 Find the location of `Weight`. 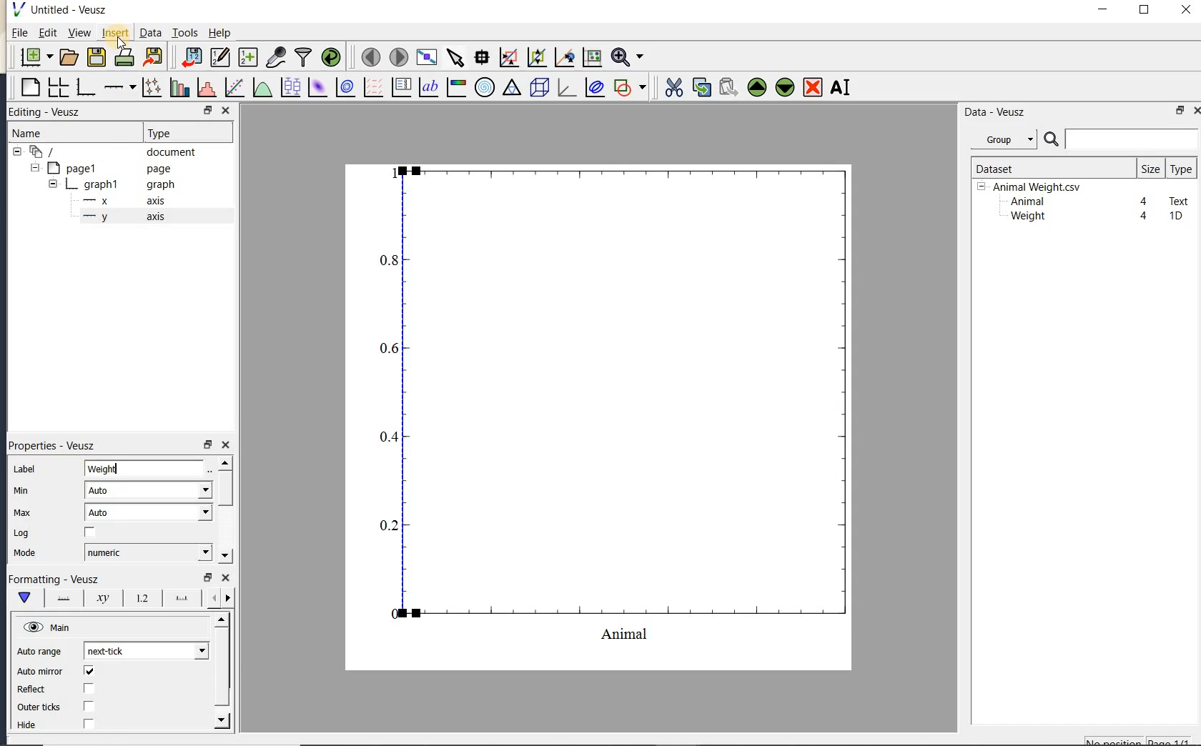

Weight is located at coordinates (1027, 217).